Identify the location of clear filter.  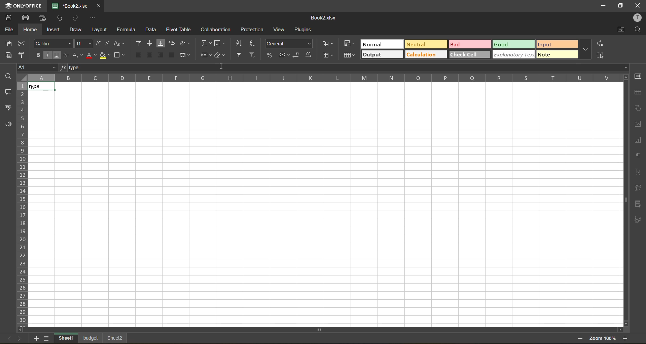
(253, 56).